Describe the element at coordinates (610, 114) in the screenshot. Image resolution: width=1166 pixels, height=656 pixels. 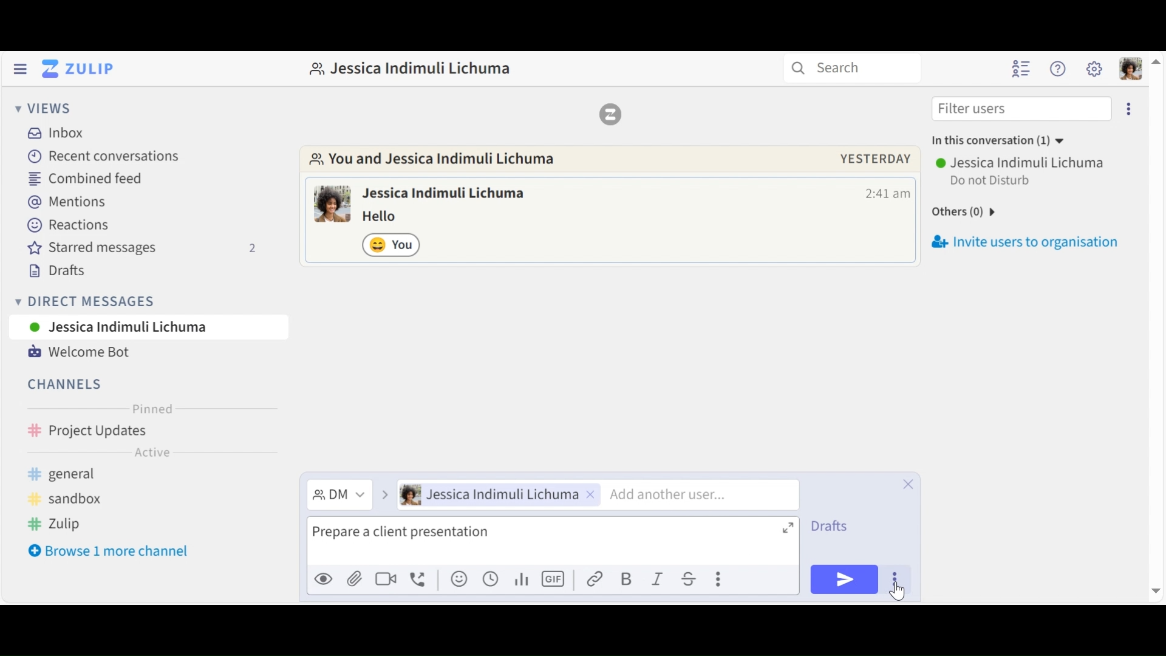
I see `Zulip` at that location.